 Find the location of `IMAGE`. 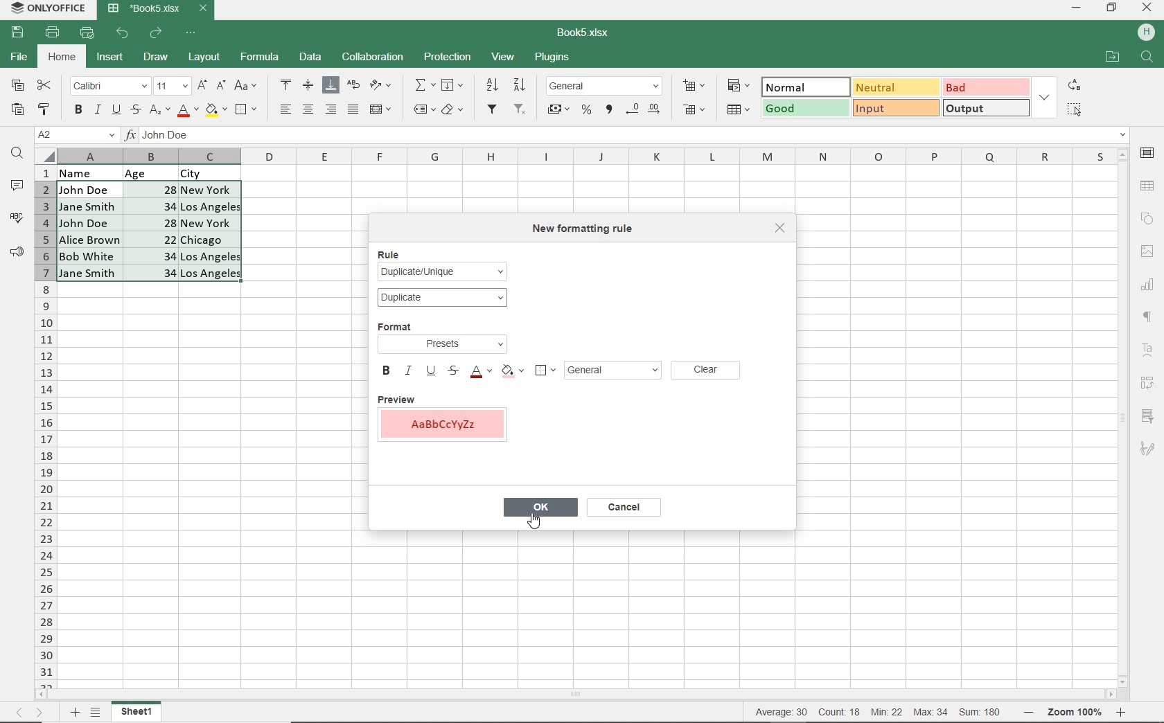

IMAGE is located at coordinates (1147, 251).